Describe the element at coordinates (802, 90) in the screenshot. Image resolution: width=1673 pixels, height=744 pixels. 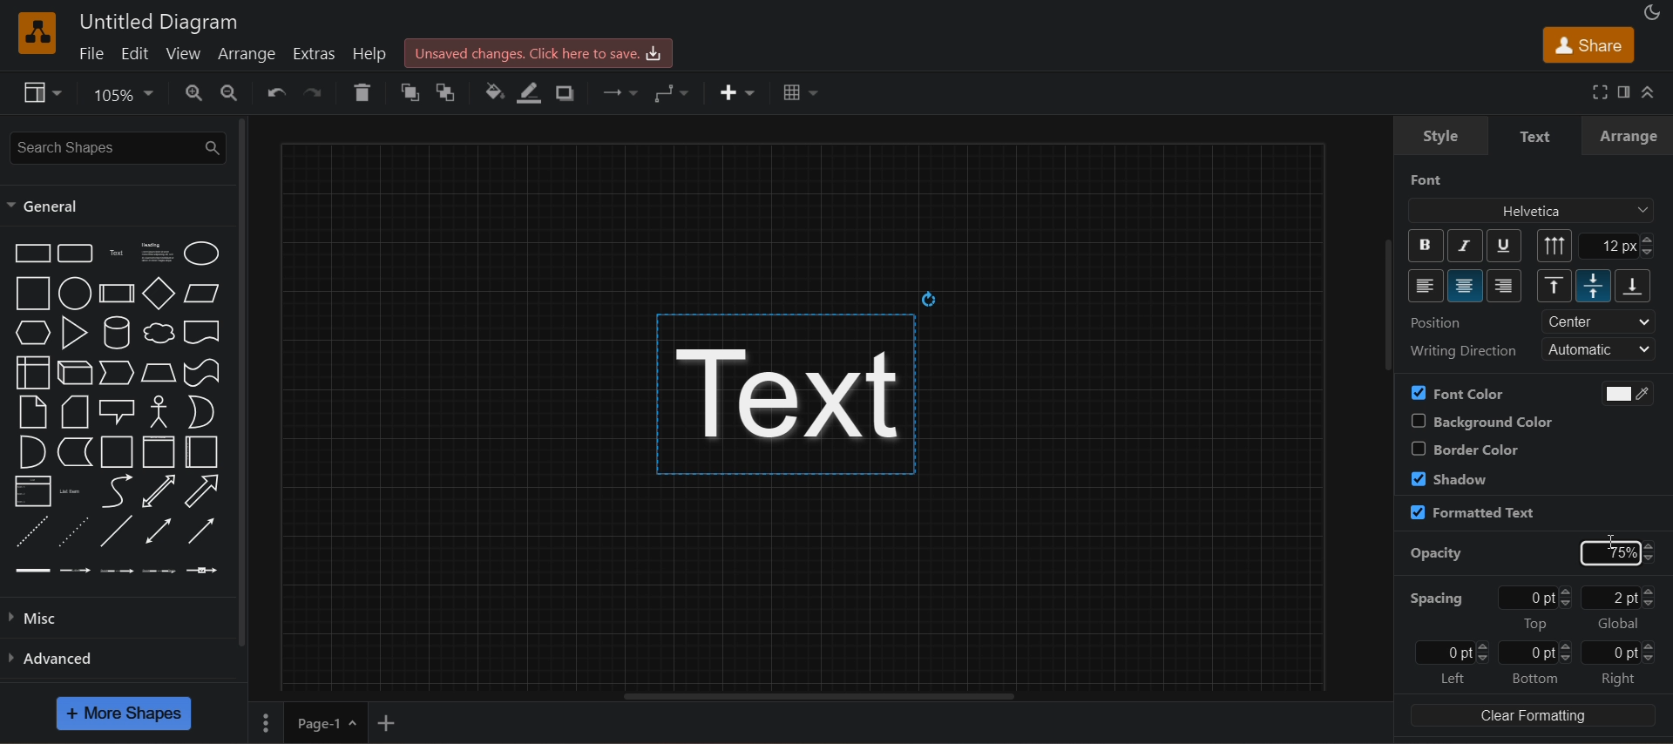
I see `table` at that location.